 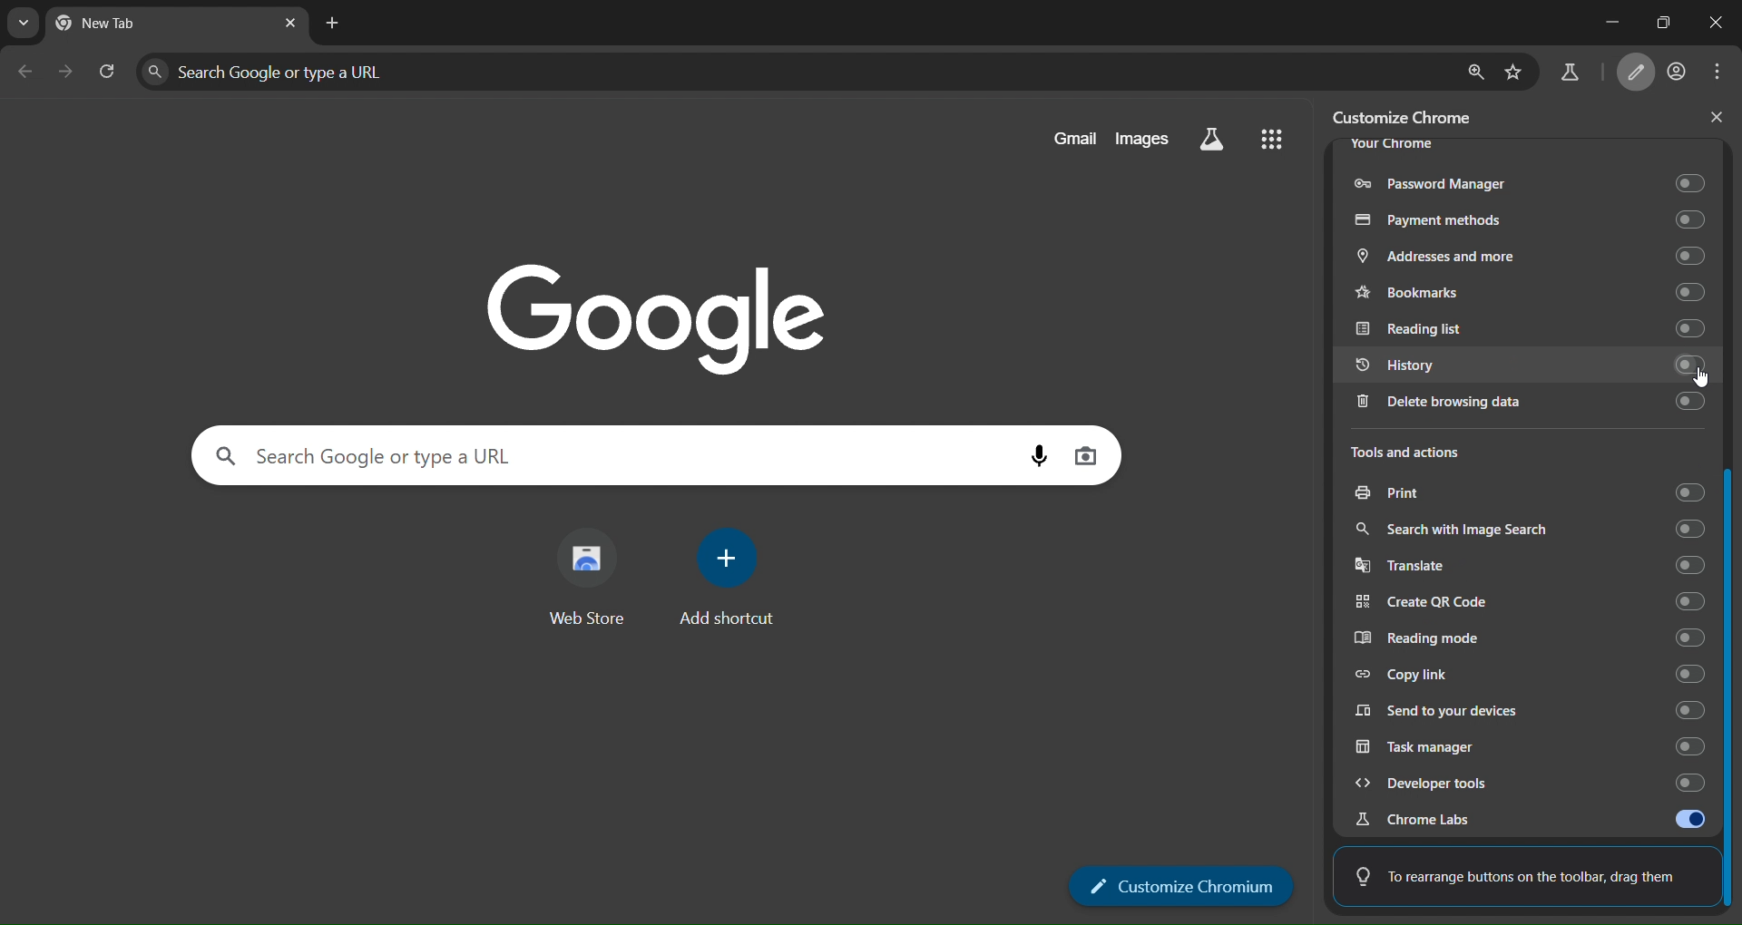 I want to click on To rearrange buttons on the toolbar, drag them, so click(x=1518, y=871).